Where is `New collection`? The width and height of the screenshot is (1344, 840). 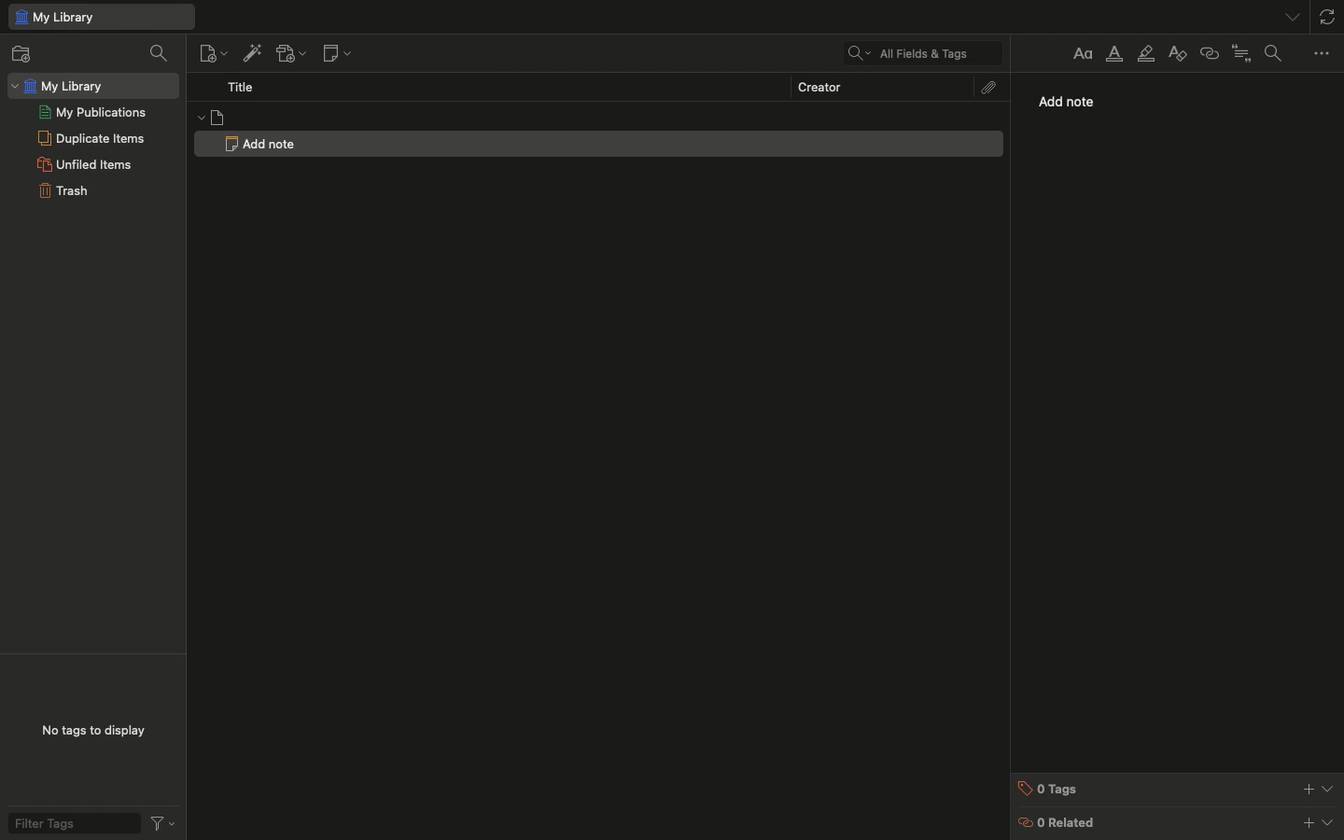 New collection is located at coordinates (29, 53).